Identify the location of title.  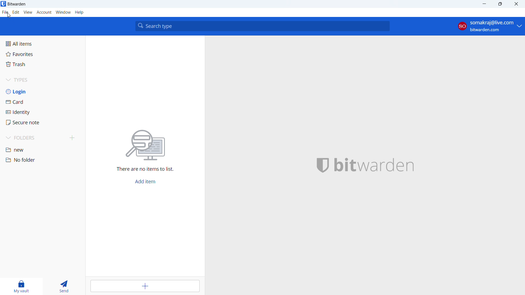
(17, 4).